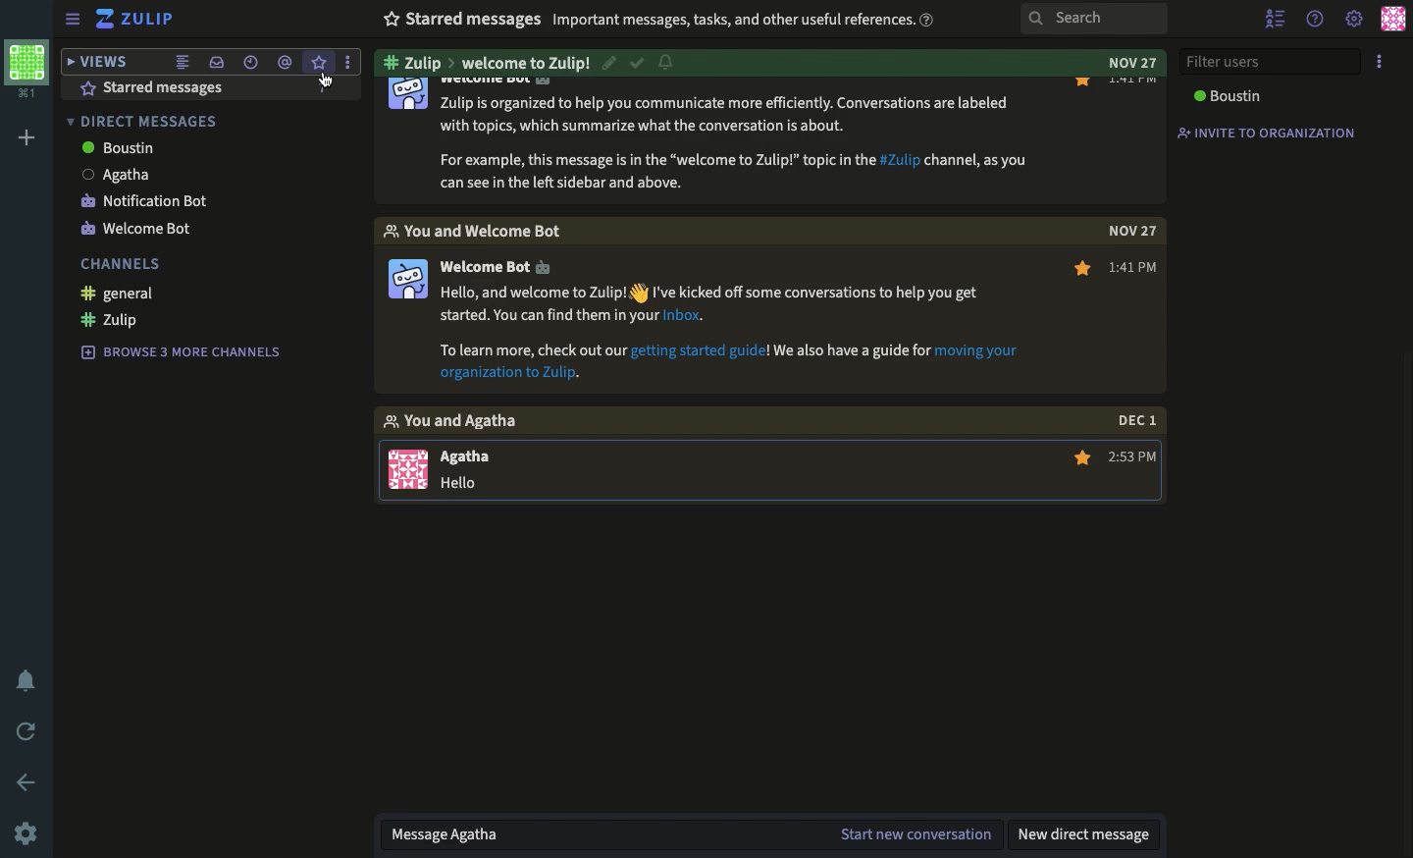  I want to click on Boustin, so click(1229, 99).